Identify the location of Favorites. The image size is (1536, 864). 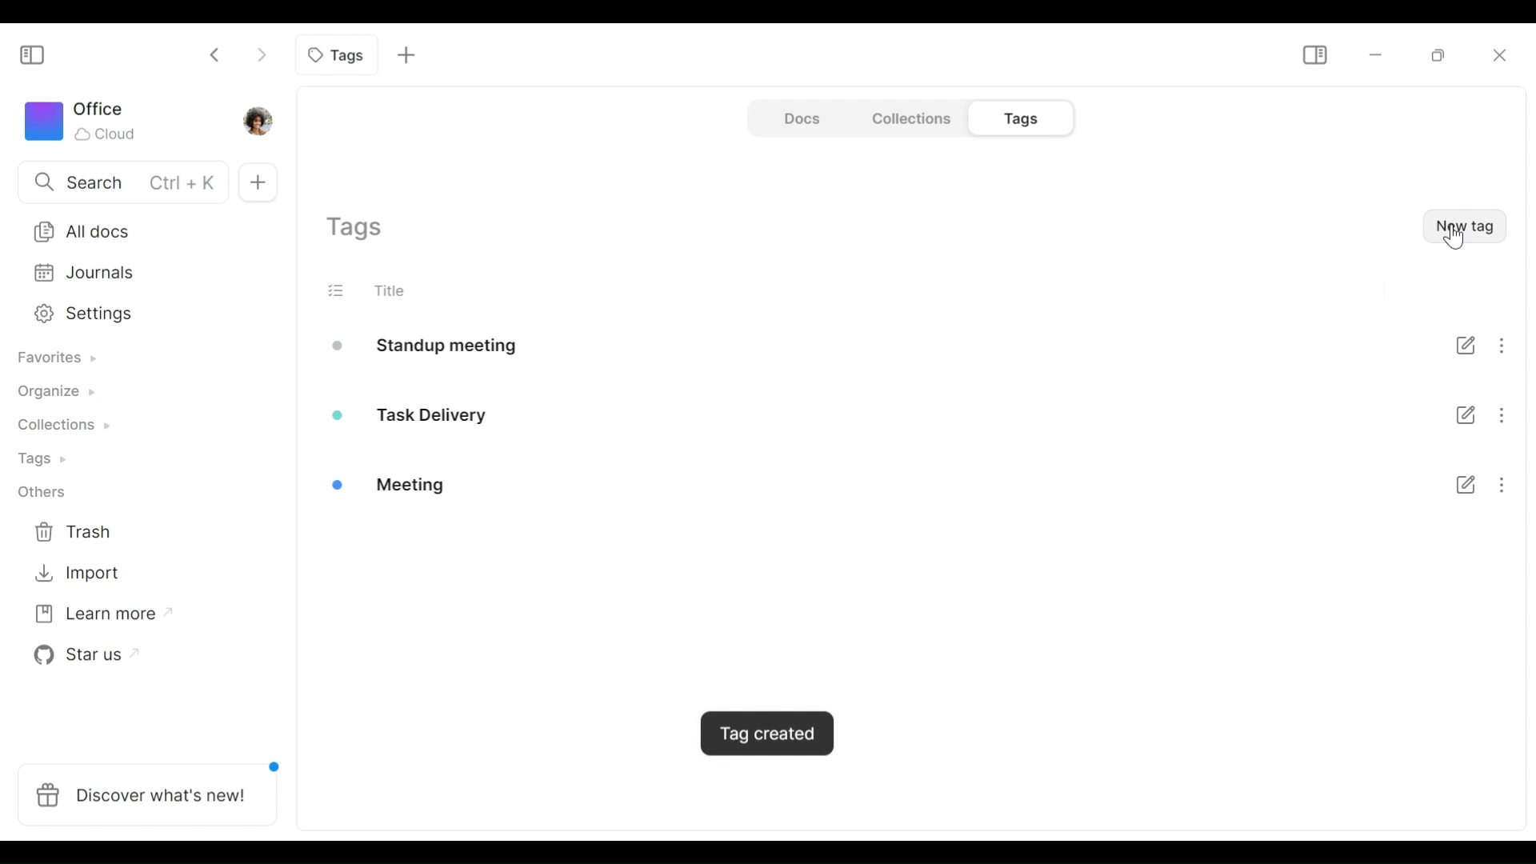
(57, 359).